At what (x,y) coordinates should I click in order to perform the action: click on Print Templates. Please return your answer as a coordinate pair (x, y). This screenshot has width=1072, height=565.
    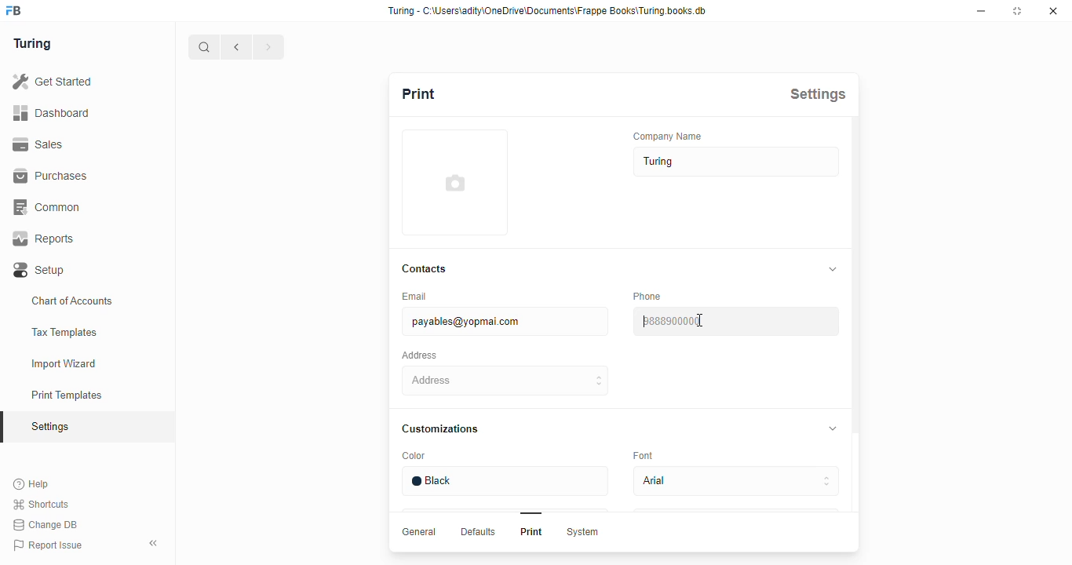
    Looking at the image, I should click on (73, 395).